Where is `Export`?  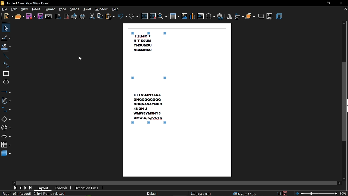 Export is located at coordinates (58, 17).